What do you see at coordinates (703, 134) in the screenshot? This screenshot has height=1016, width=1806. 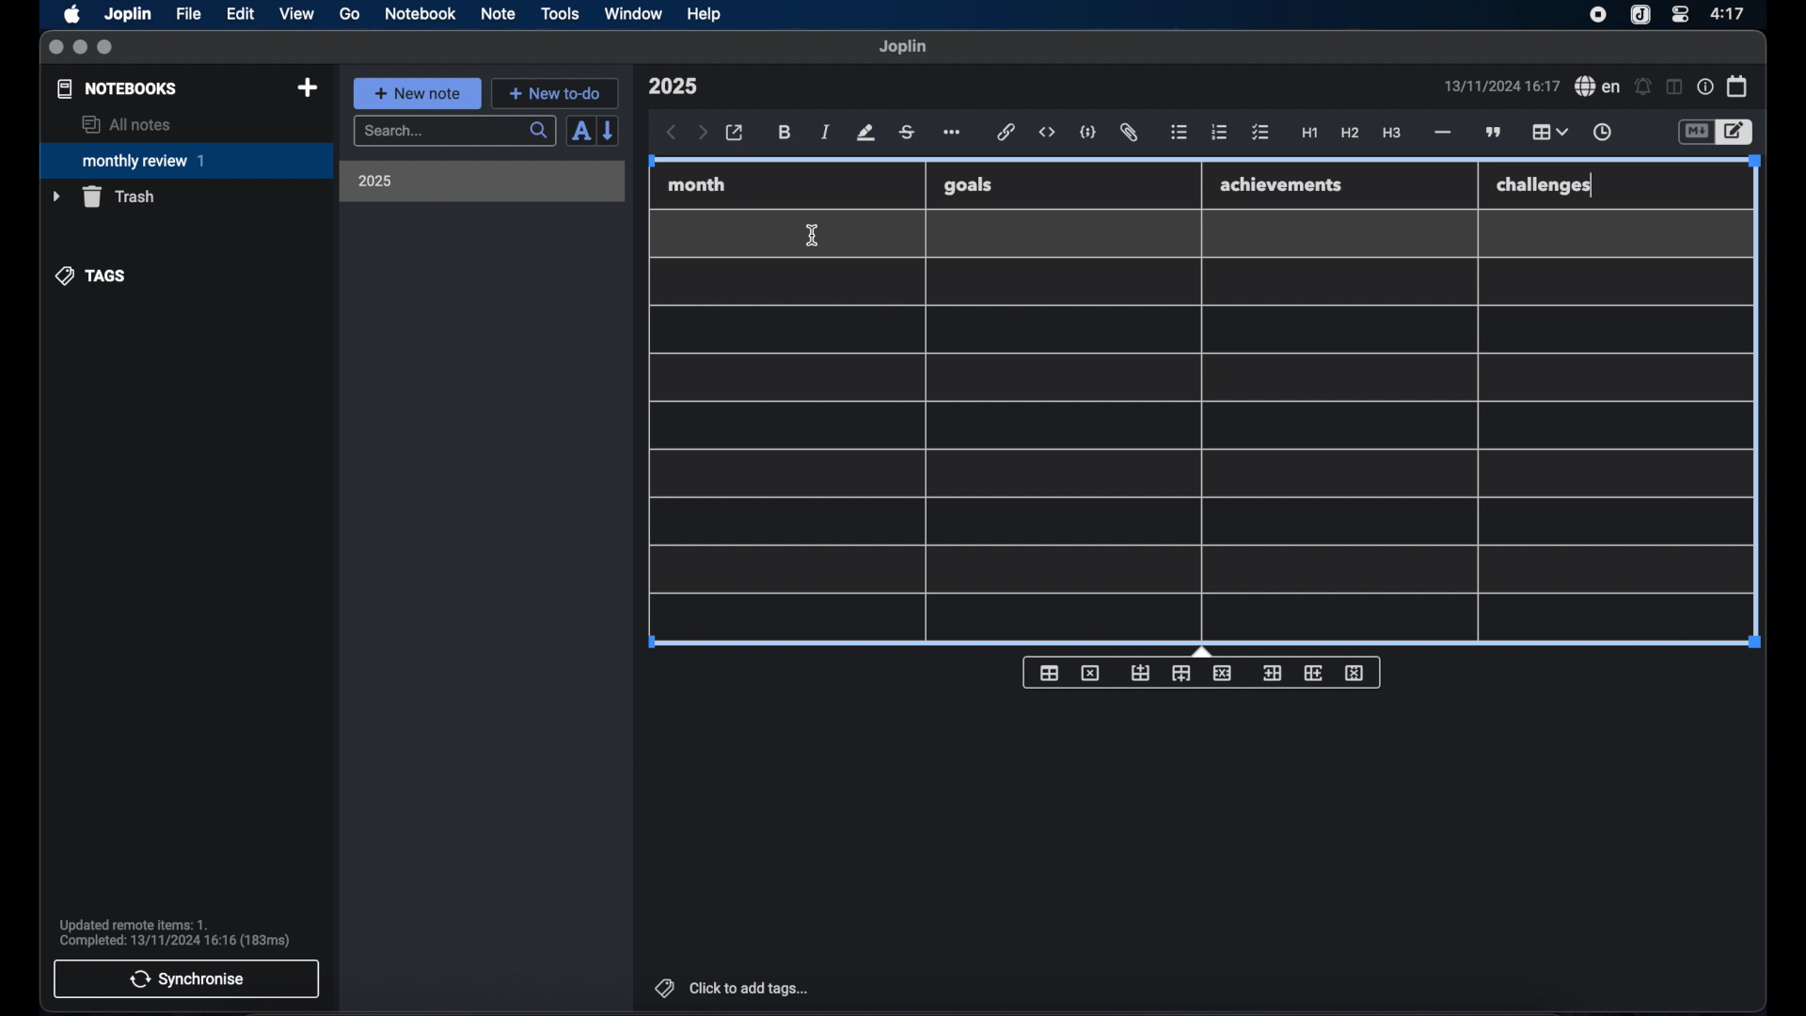 I see `forward` at bounding box center [703, 134].